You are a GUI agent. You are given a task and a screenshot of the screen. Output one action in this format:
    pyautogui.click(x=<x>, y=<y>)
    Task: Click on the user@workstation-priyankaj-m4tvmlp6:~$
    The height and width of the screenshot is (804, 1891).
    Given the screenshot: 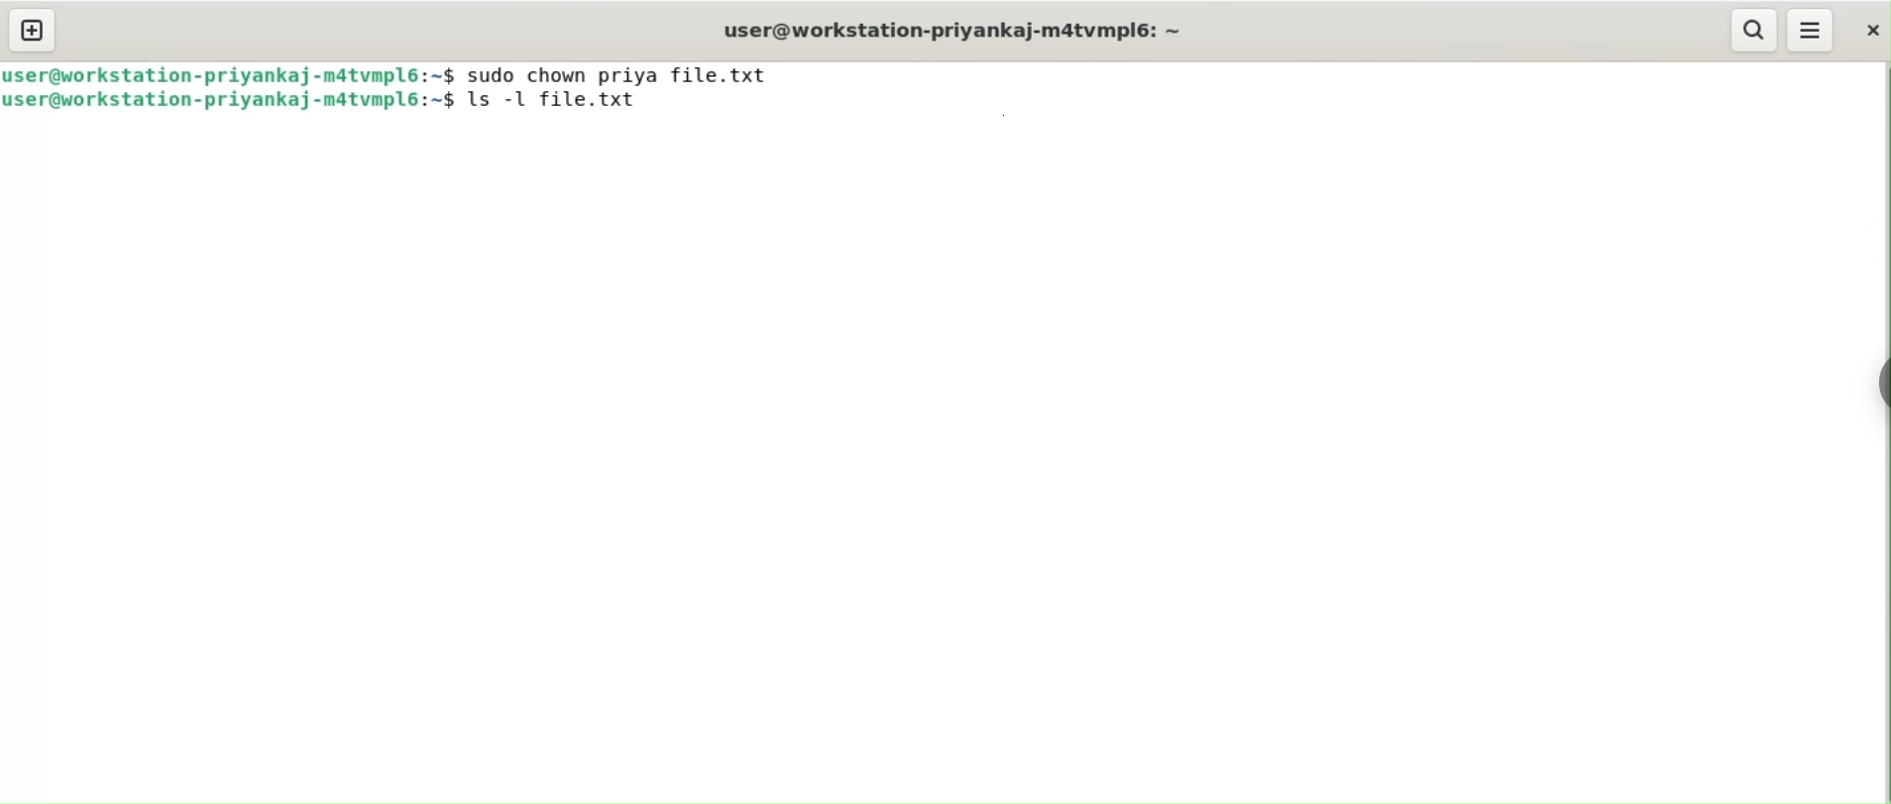 What is the action you would take?
    pyautogui.click(x=231, y=73)
    